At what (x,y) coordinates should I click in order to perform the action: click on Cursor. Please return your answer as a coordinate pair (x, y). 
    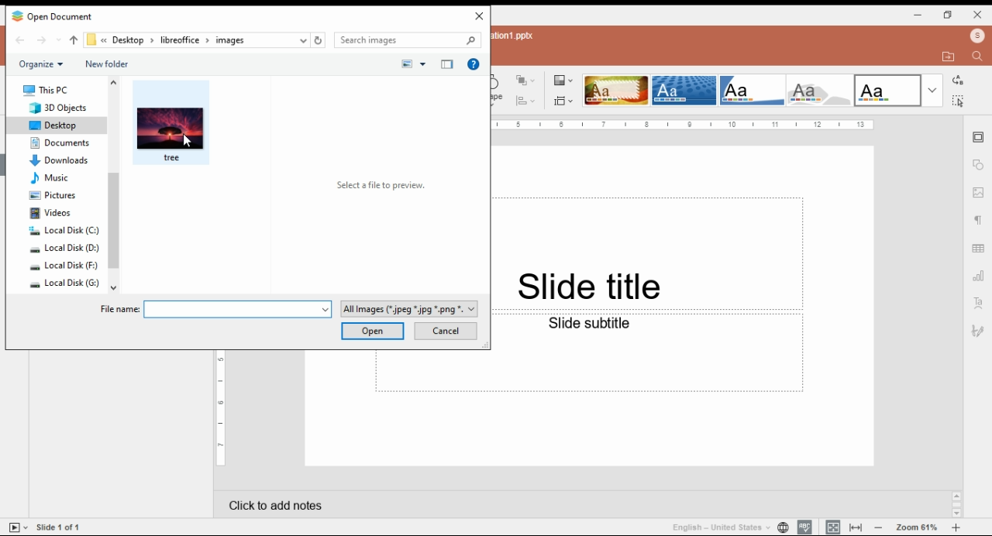
    Looking at the image, I should click on (188, 142).